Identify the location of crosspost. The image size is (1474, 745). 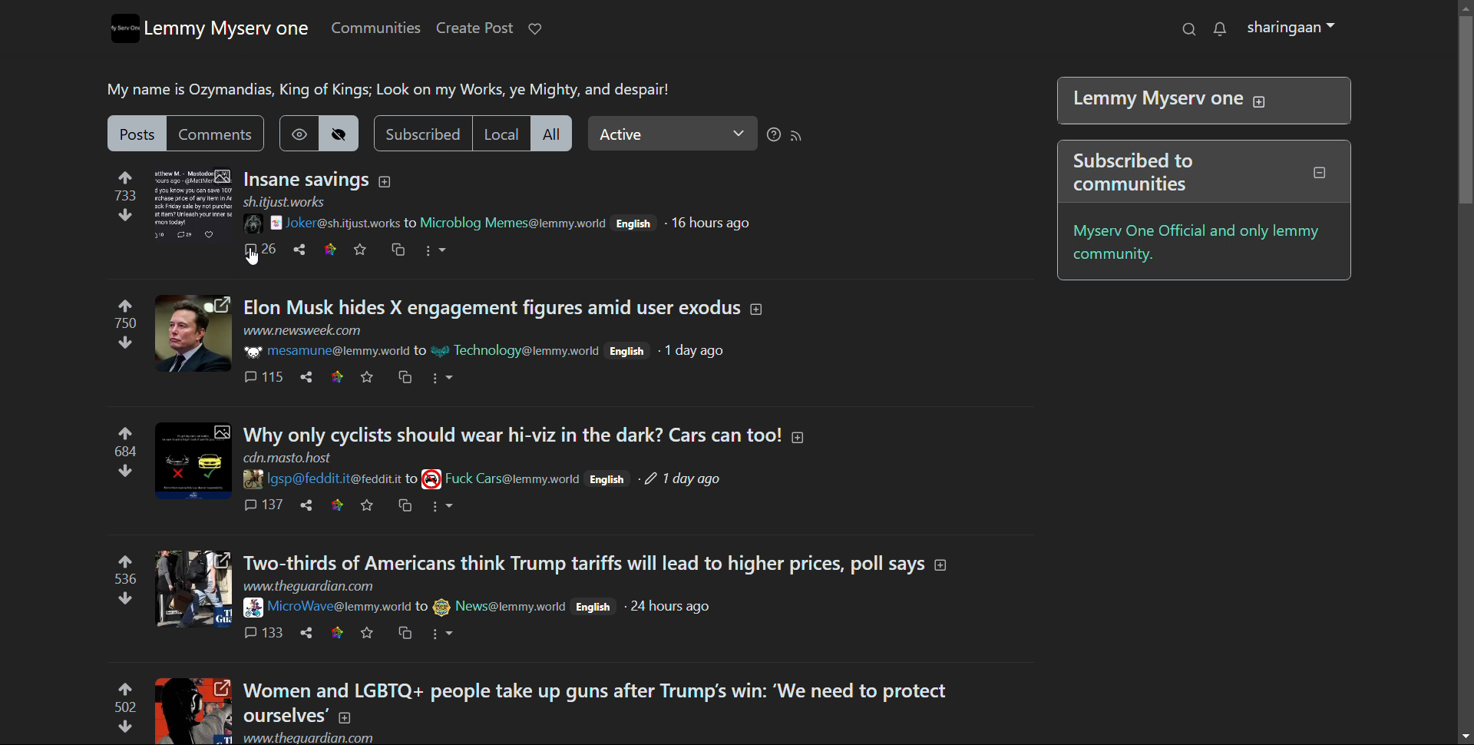
(405, 632).